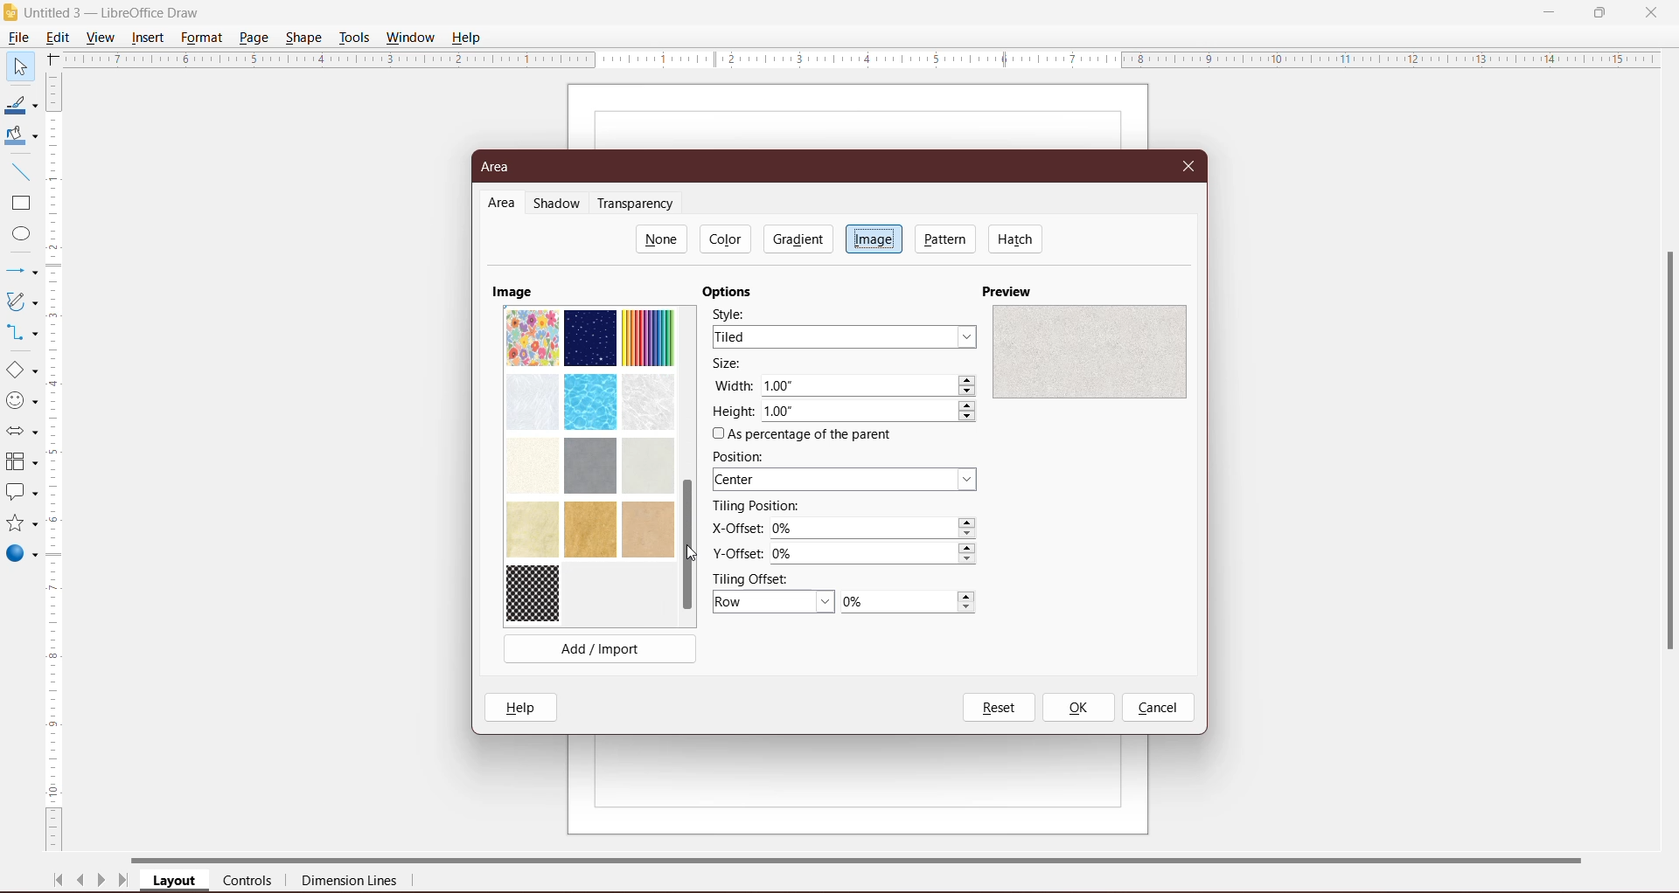 This screenshot has height=893, width=1679. Describe the element at coordinates (20, 301) in the screenshot. I see `Curves and Polygons` at that location.